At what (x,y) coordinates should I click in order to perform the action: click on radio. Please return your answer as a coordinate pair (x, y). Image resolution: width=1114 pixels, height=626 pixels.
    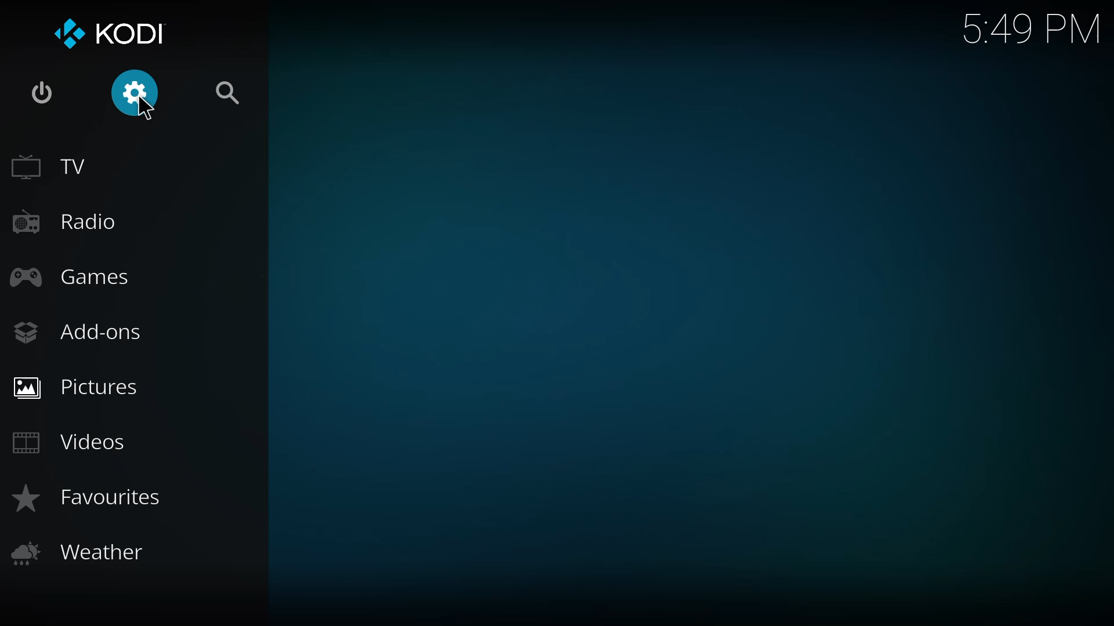
    Looking at the image, I should click on (67, 221).